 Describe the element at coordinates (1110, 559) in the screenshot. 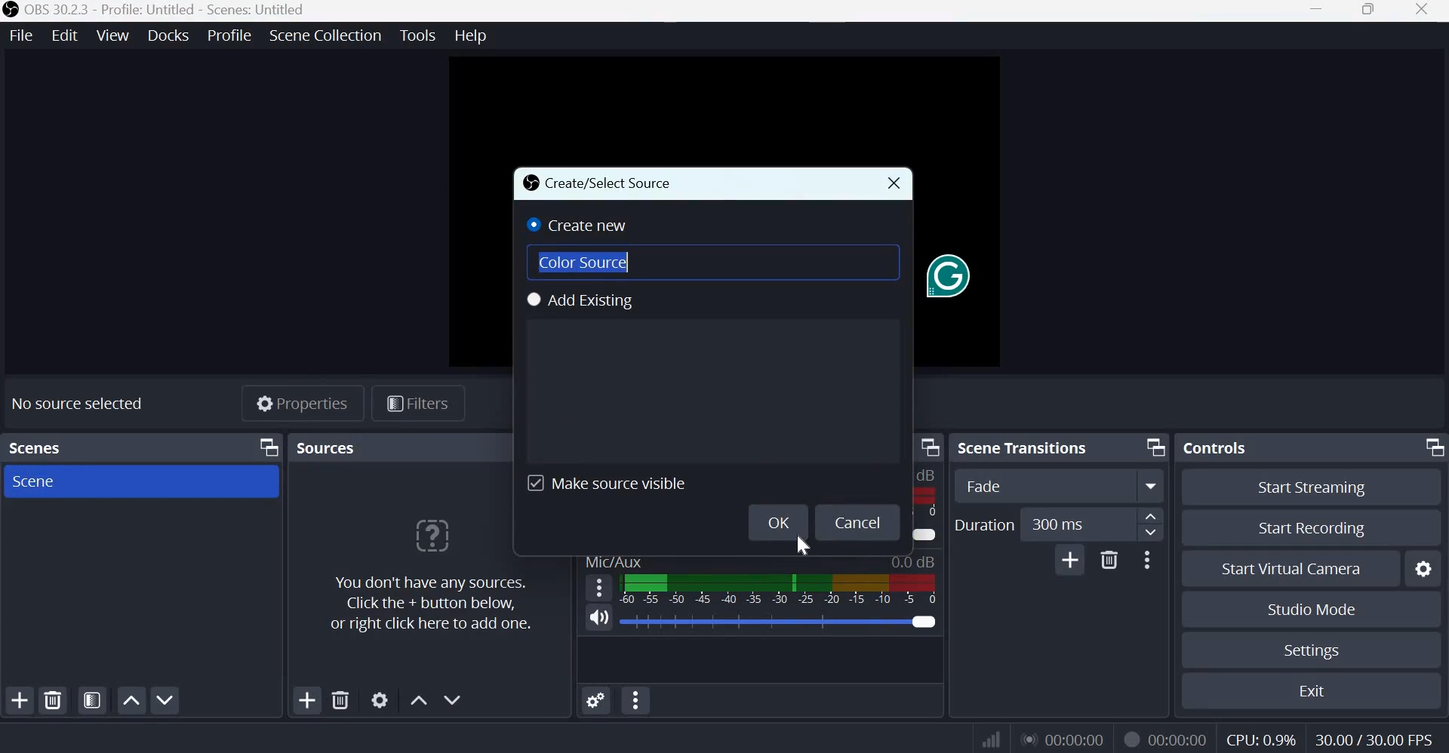

I see `Delete Transition` at that location.